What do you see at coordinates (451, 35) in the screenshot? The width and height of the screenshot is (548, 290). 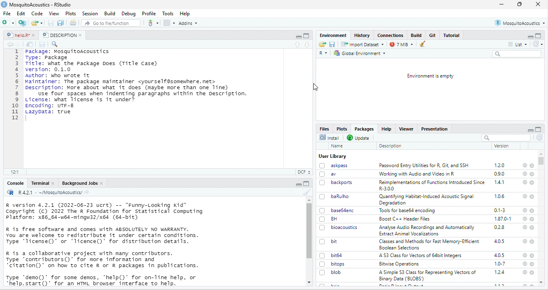 I see `Tutorial` at bounding box center [451, 35].